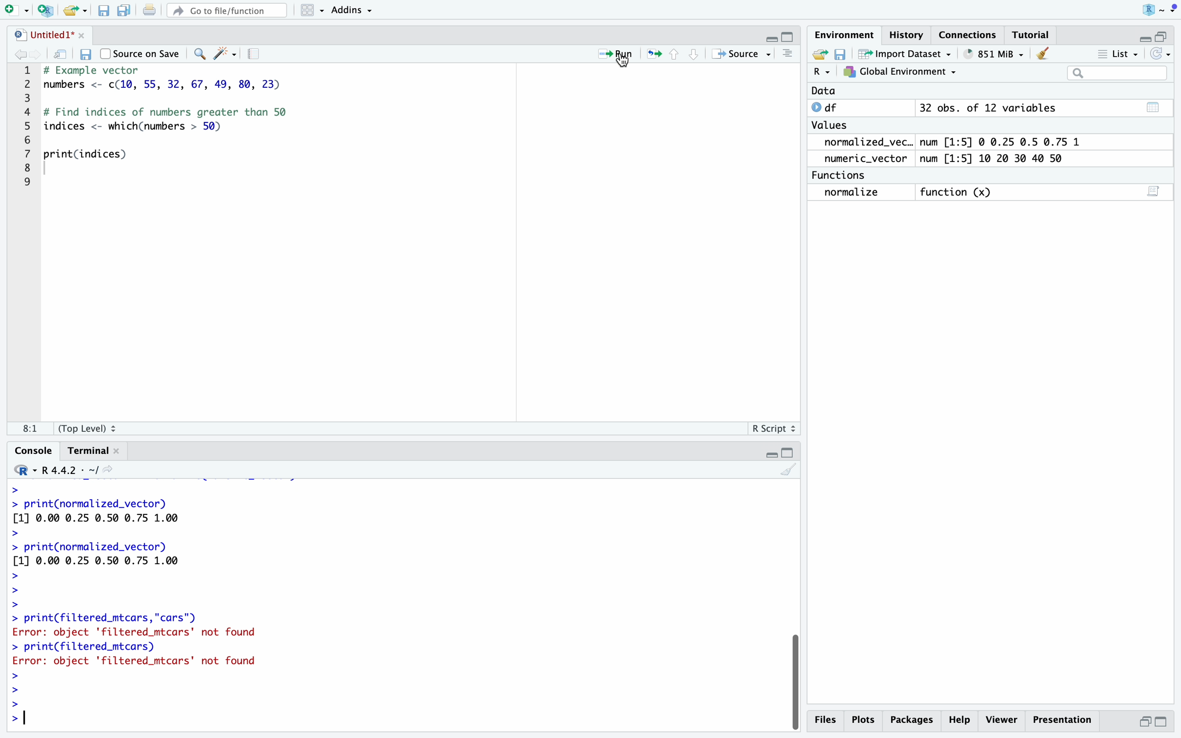 The height and width of the screenshot is (738, 1181). What do you see at coordinates (225, 11) in the screenshot?
I see `Go to file/function` at bounding box center [225, 11].